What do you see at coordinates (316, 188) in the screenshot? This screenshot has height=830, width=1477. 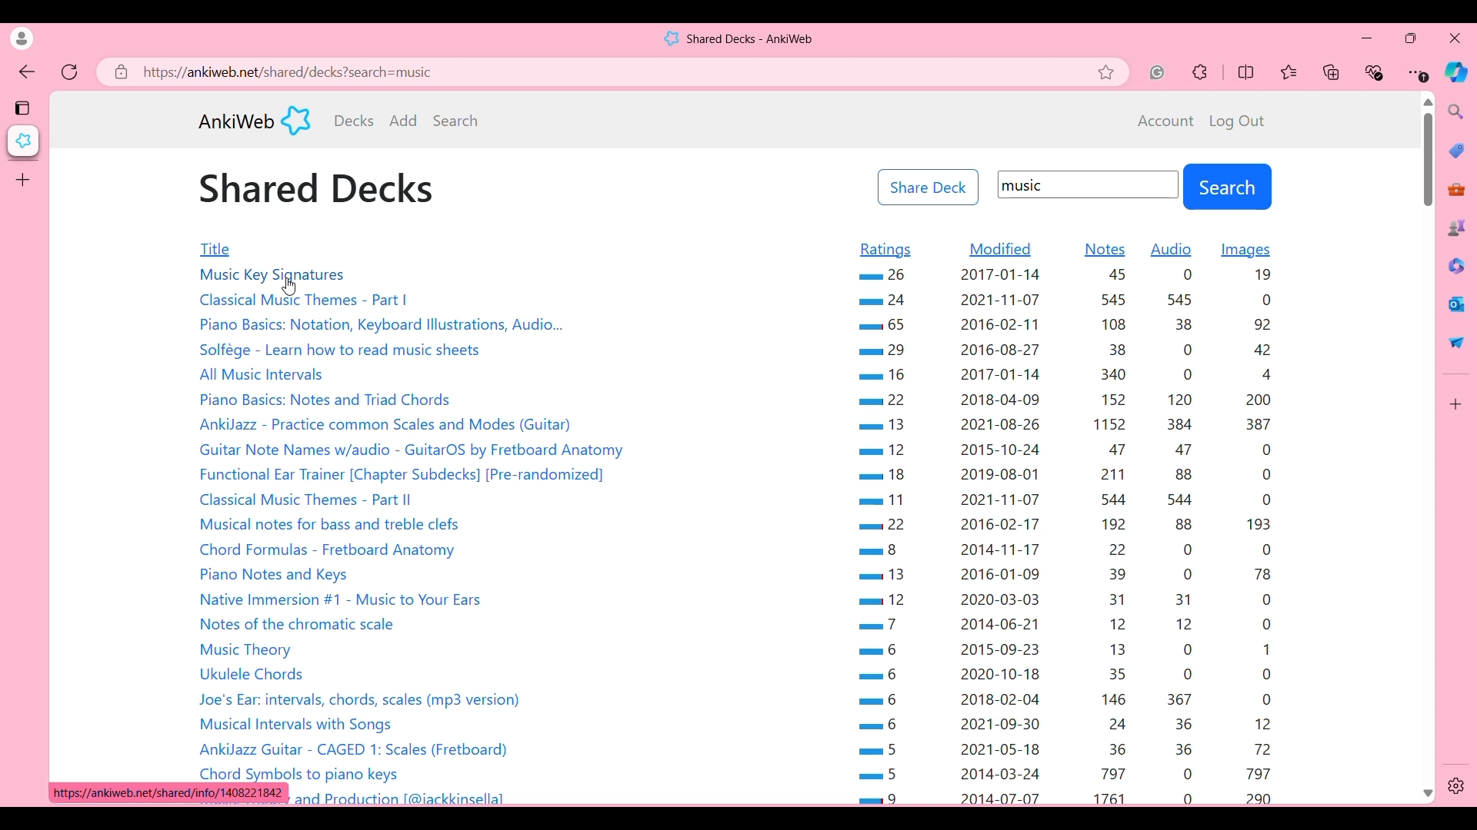 I see `Shared Decks` at bounding box center [316, 188].